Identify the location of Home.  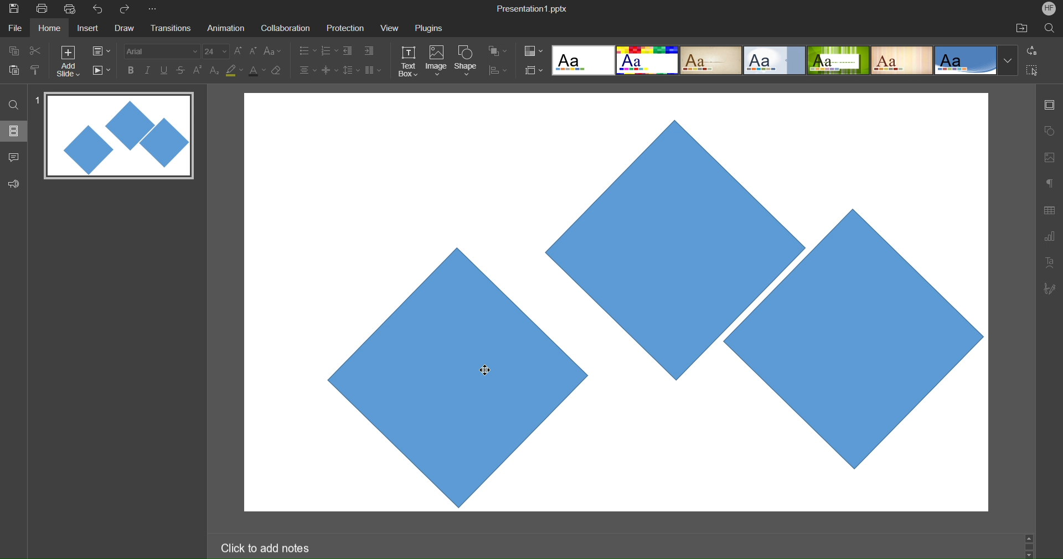
(49, 28).